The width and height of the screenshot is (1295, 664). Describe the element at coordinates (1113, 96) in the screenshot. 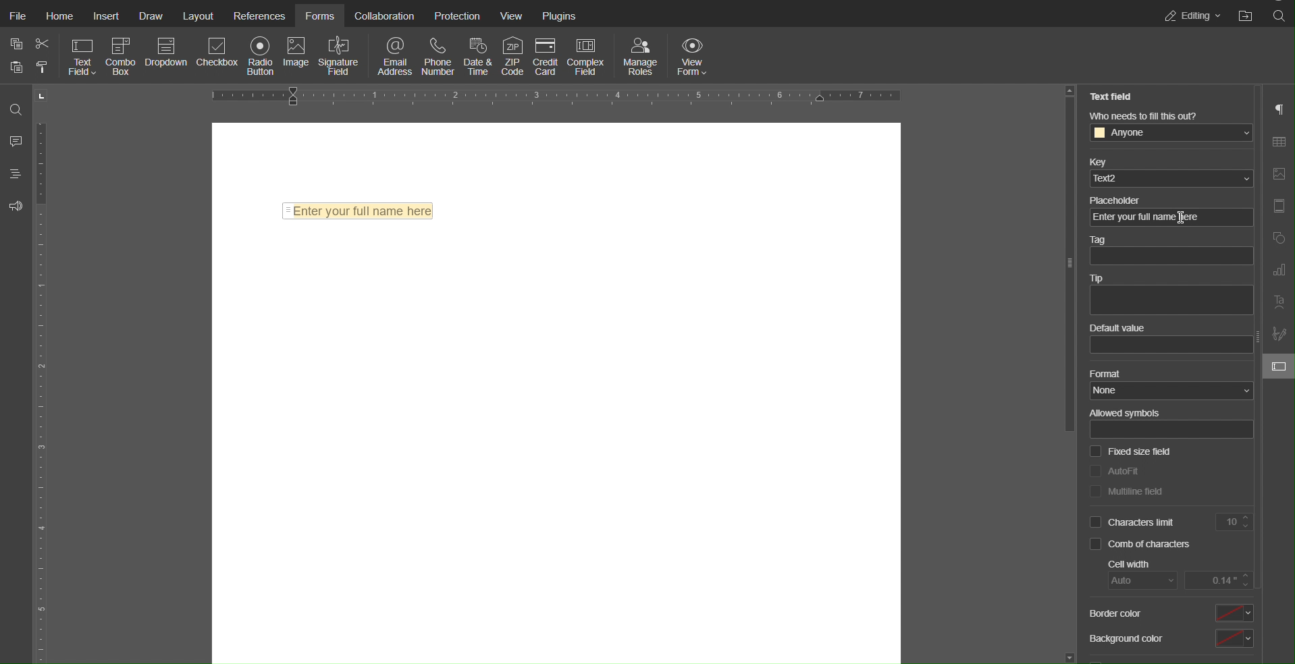

I see `Text Field` at that location.